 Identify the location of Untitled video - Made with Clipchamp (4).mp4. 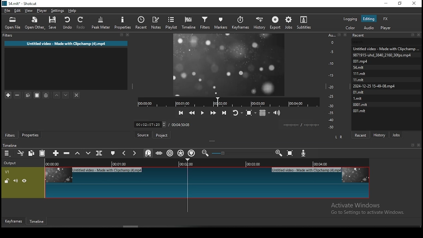
(66, 44).